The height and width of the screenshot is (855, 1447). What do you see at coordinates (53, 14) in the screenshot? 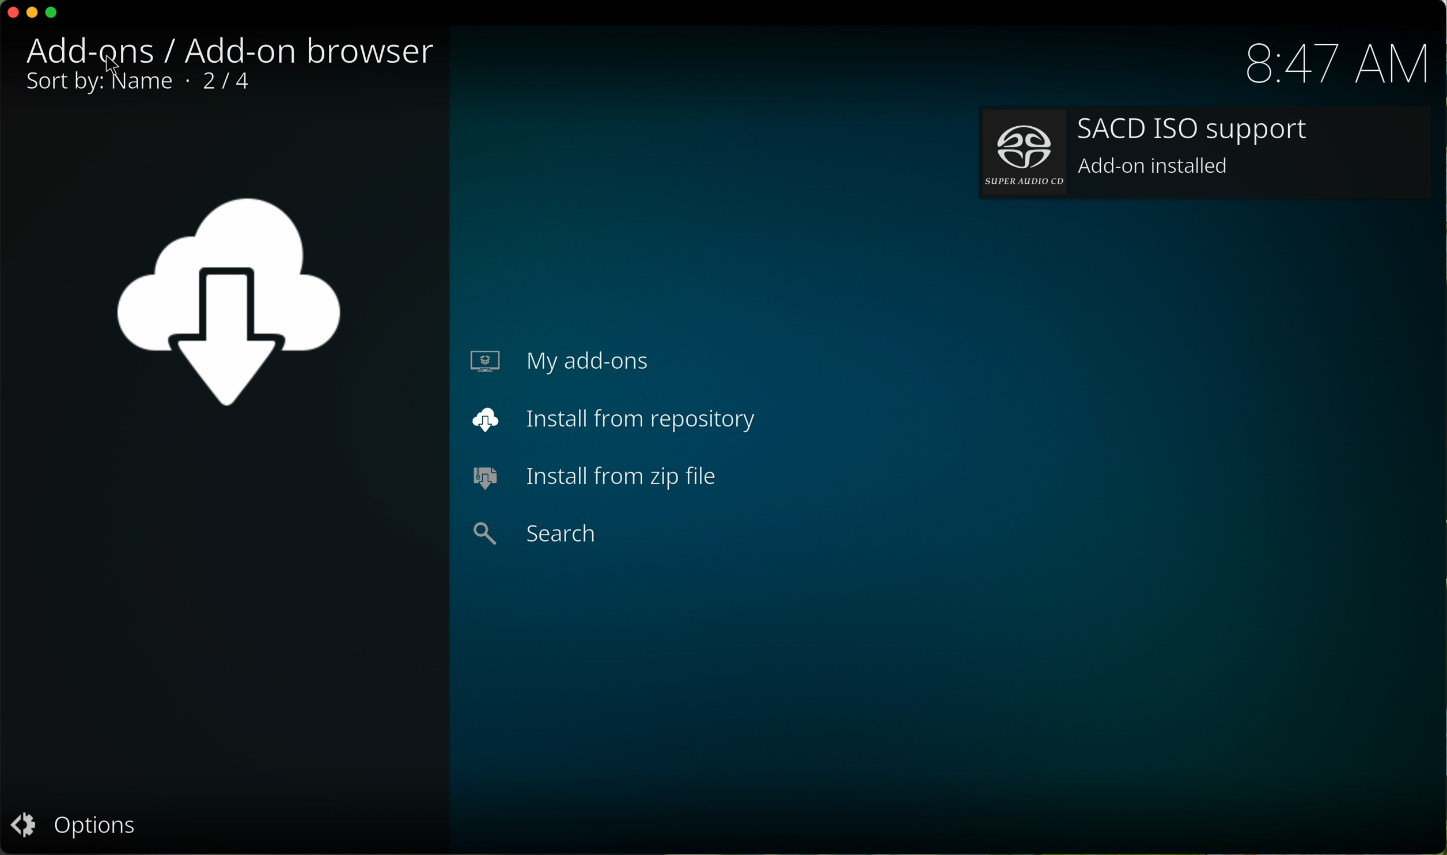
I see `maximize program` at bounding box center [53, 14].